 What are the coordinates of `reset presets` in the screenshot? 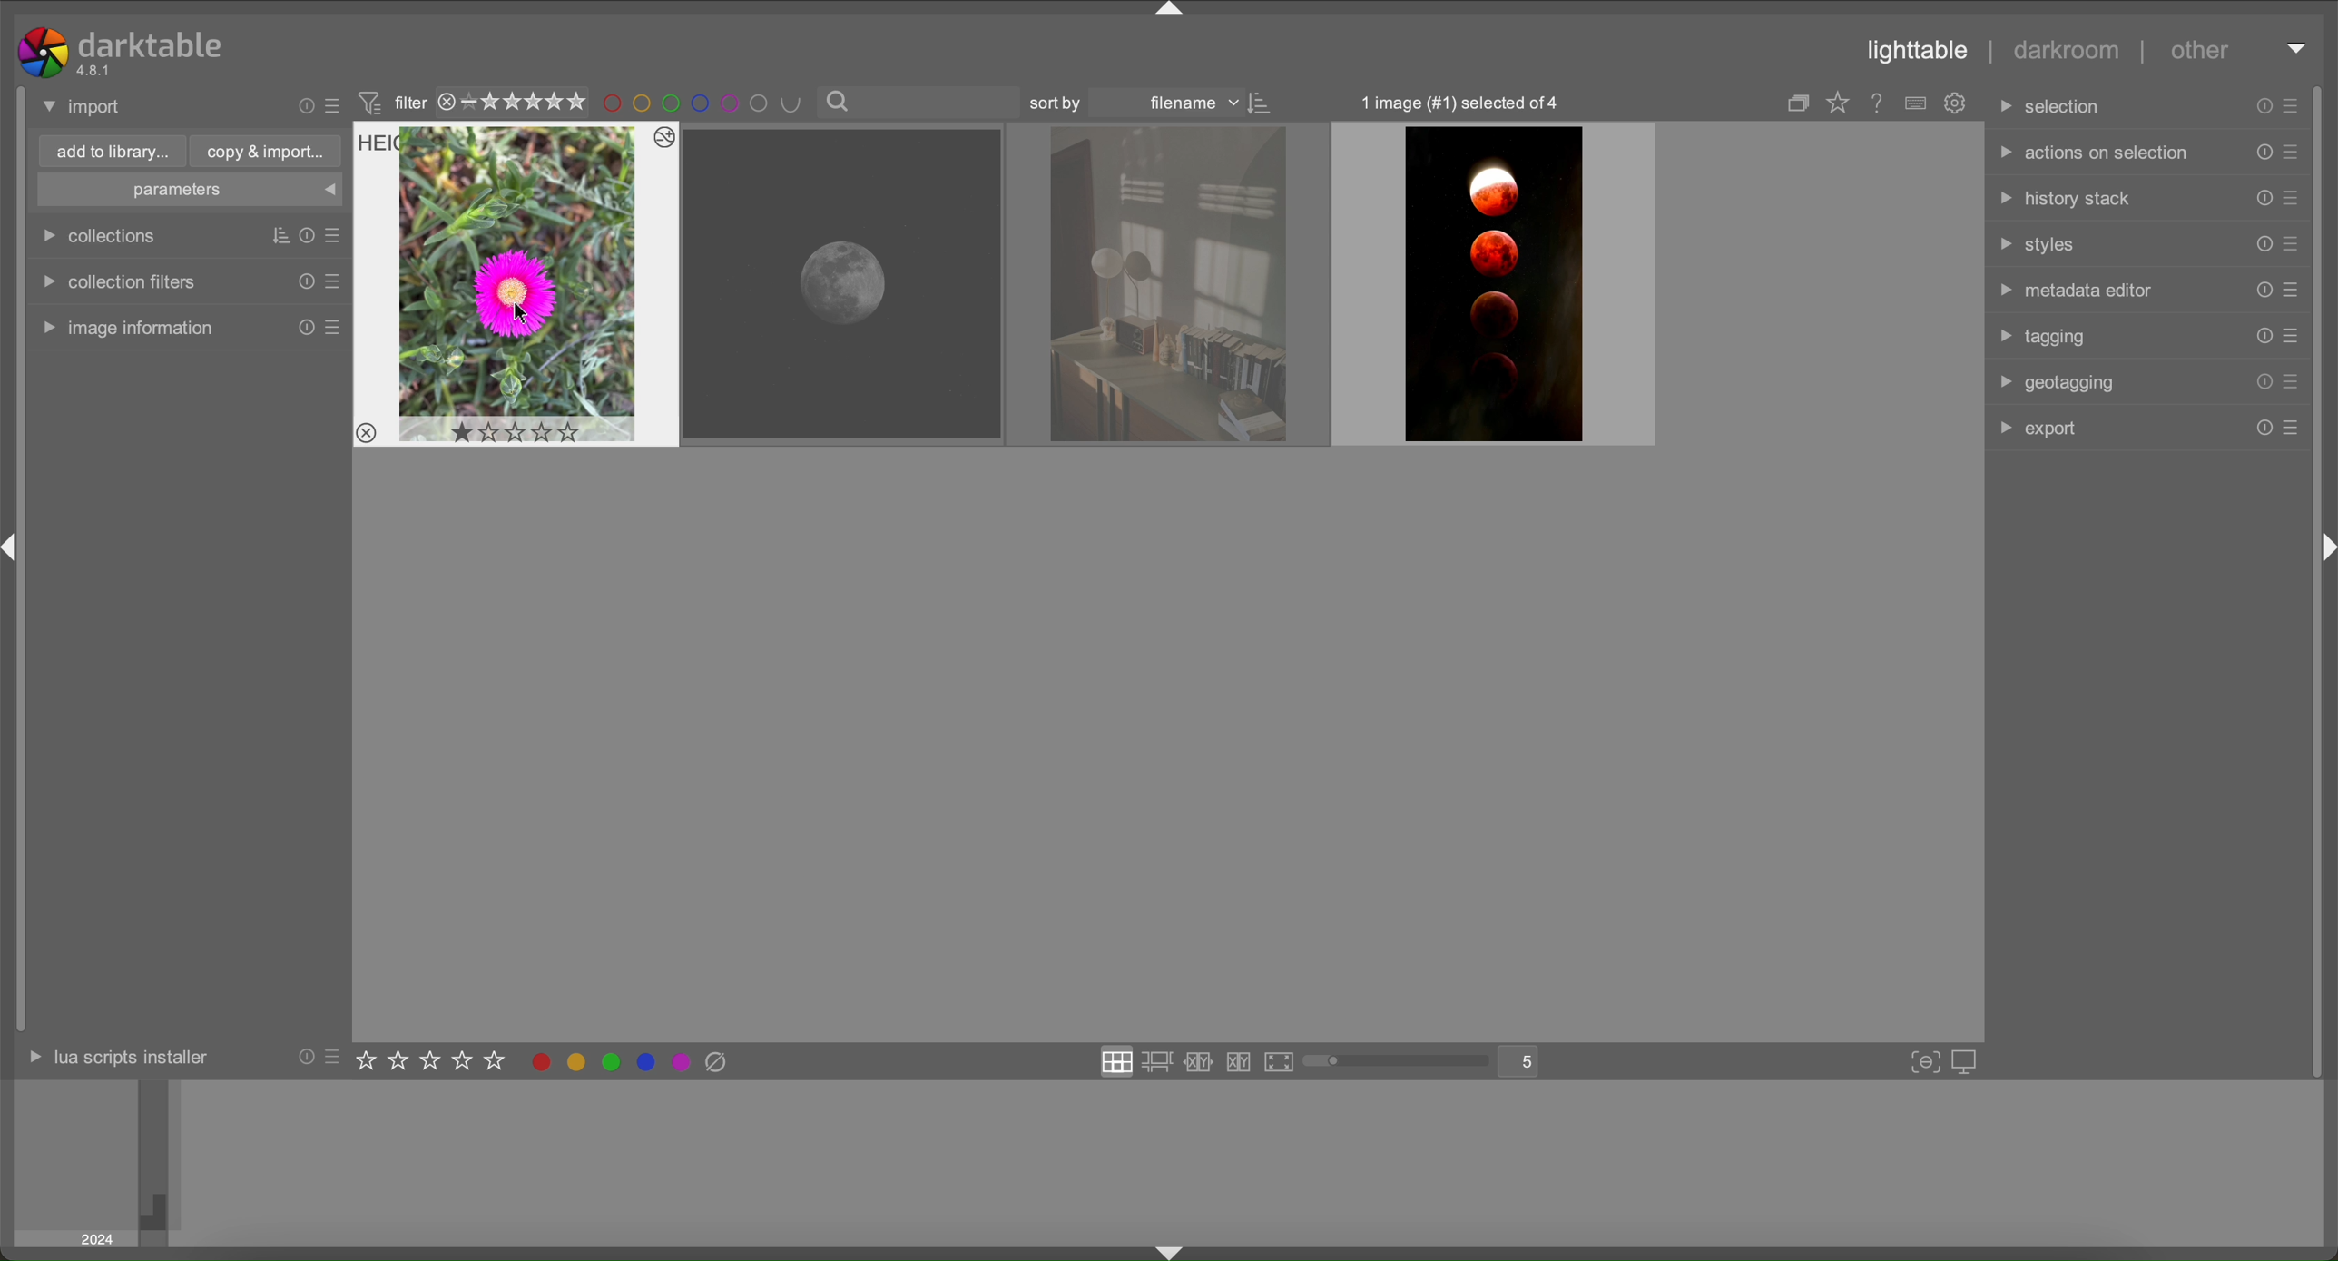 It's located at (303, 281).